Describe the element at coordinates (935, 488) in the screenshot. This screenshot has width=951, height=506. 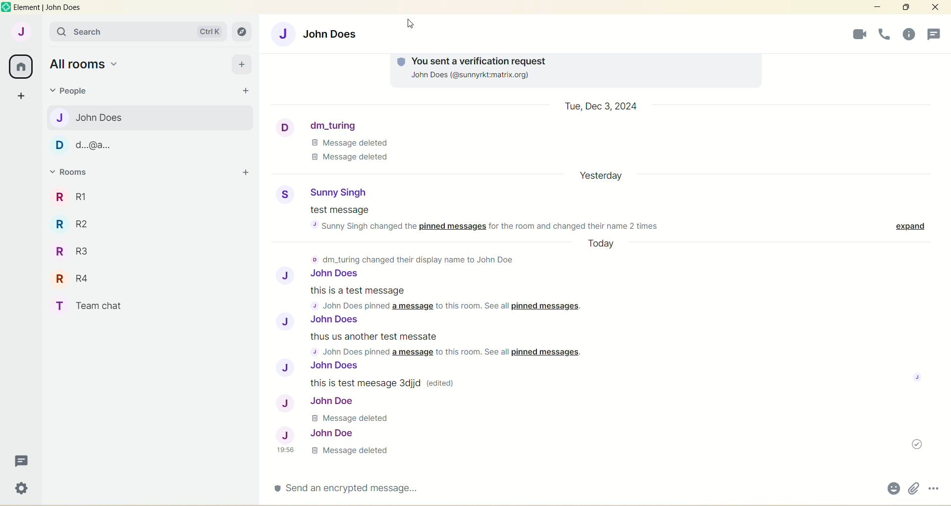
I see `options` at that location.